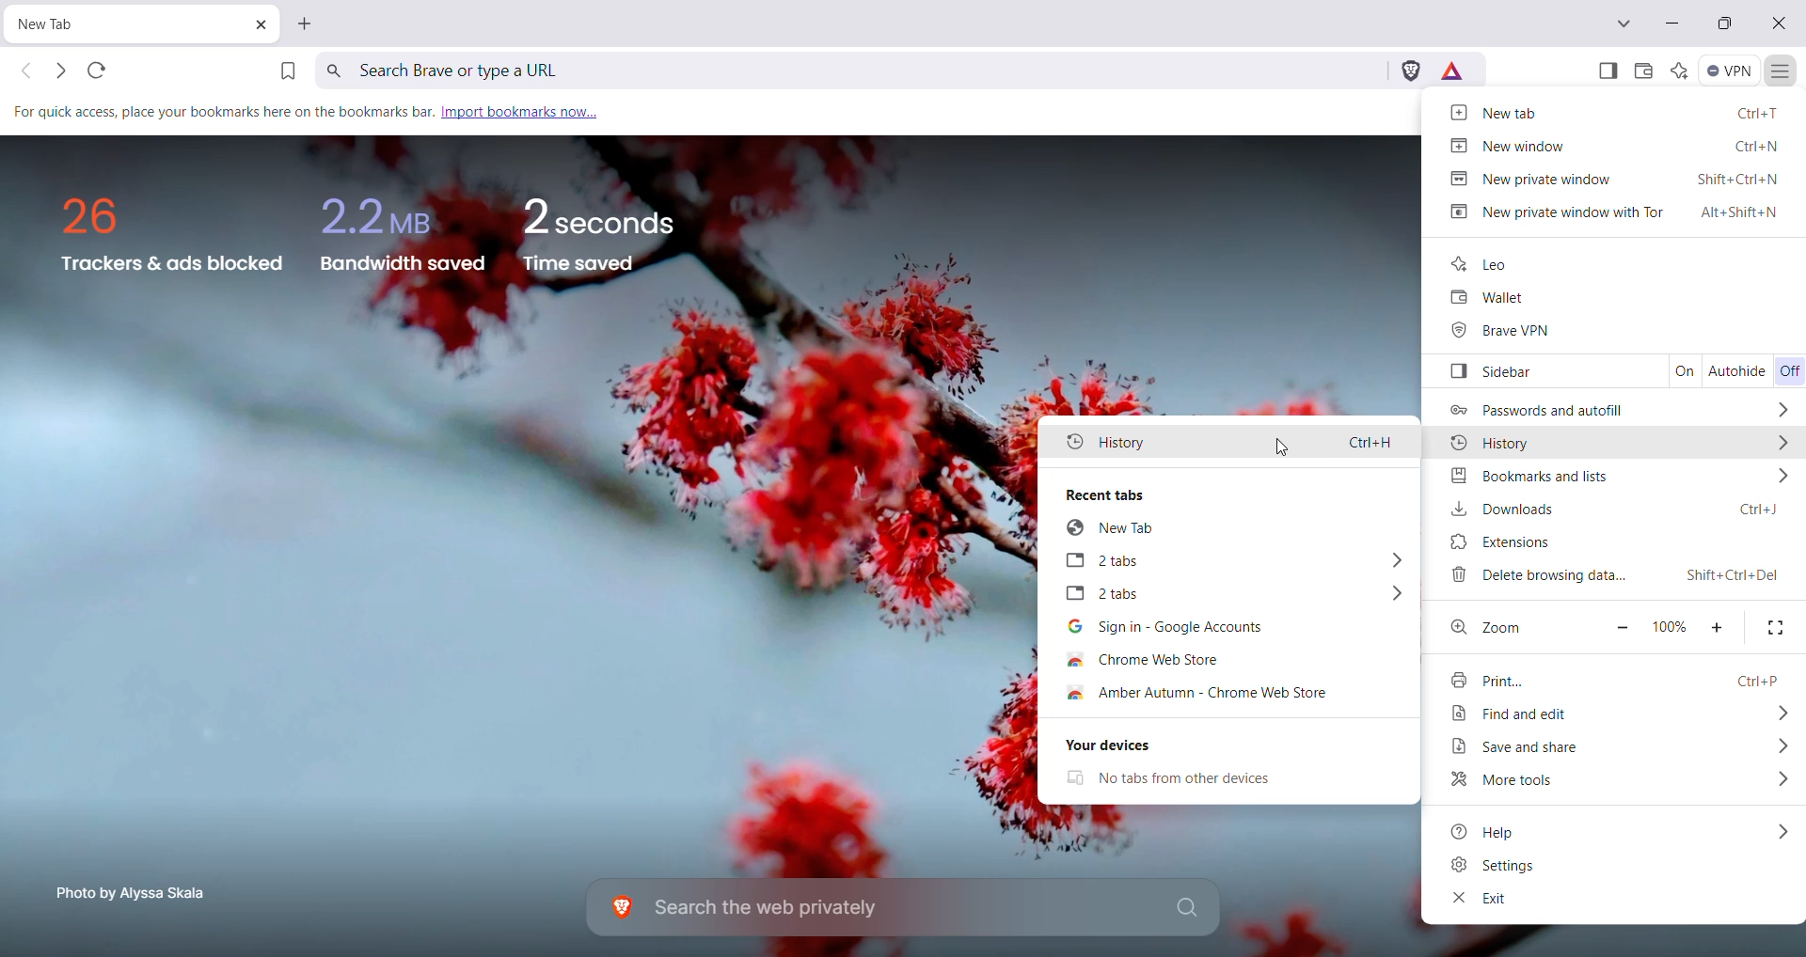  What do you see at coordinates (1615, 575) in the screenshot?
I see `Delete browsing data` at bounding box center [1615, 575].